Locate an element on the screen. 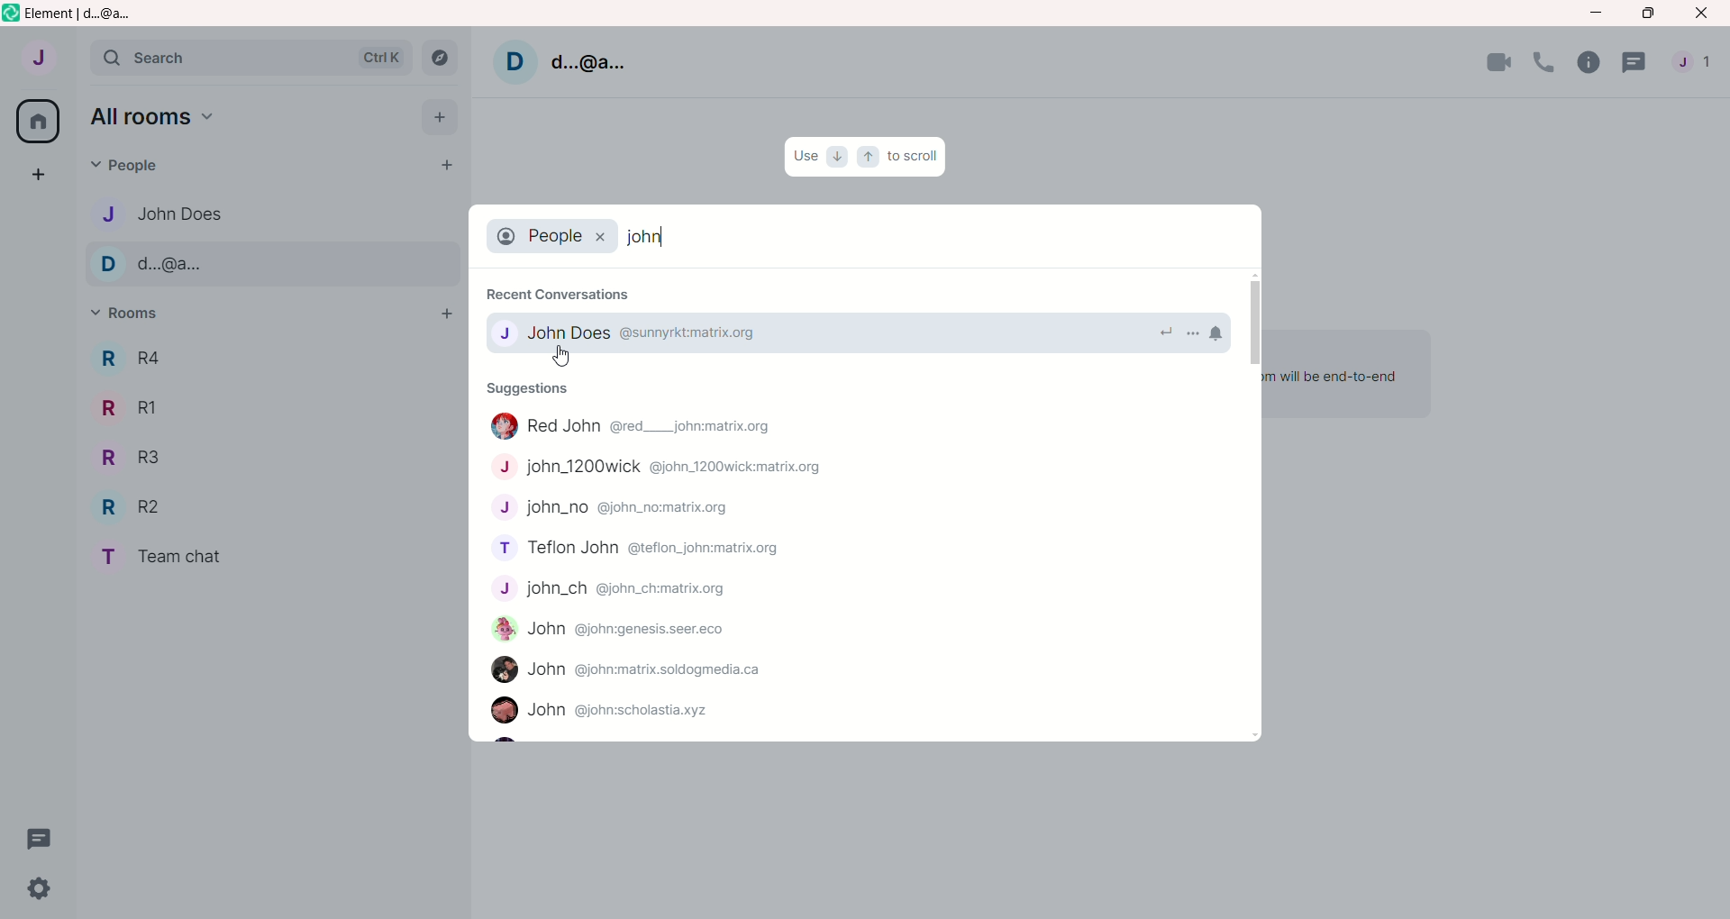 The width and height of the screenshot is (1730, 919). john is located at coordinates (605, 712).